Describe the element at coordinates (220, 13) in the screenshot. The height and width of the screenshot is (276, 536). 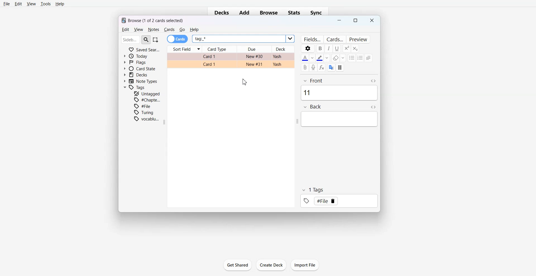
I see `Decks` at that location.